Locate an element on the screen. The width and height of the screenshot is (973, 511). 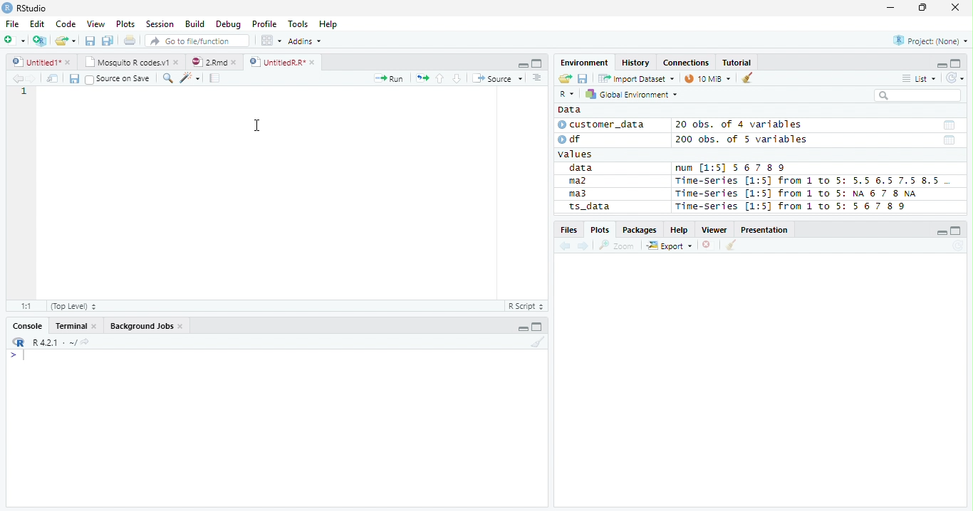
Packages is located at coordinates (639, 231).